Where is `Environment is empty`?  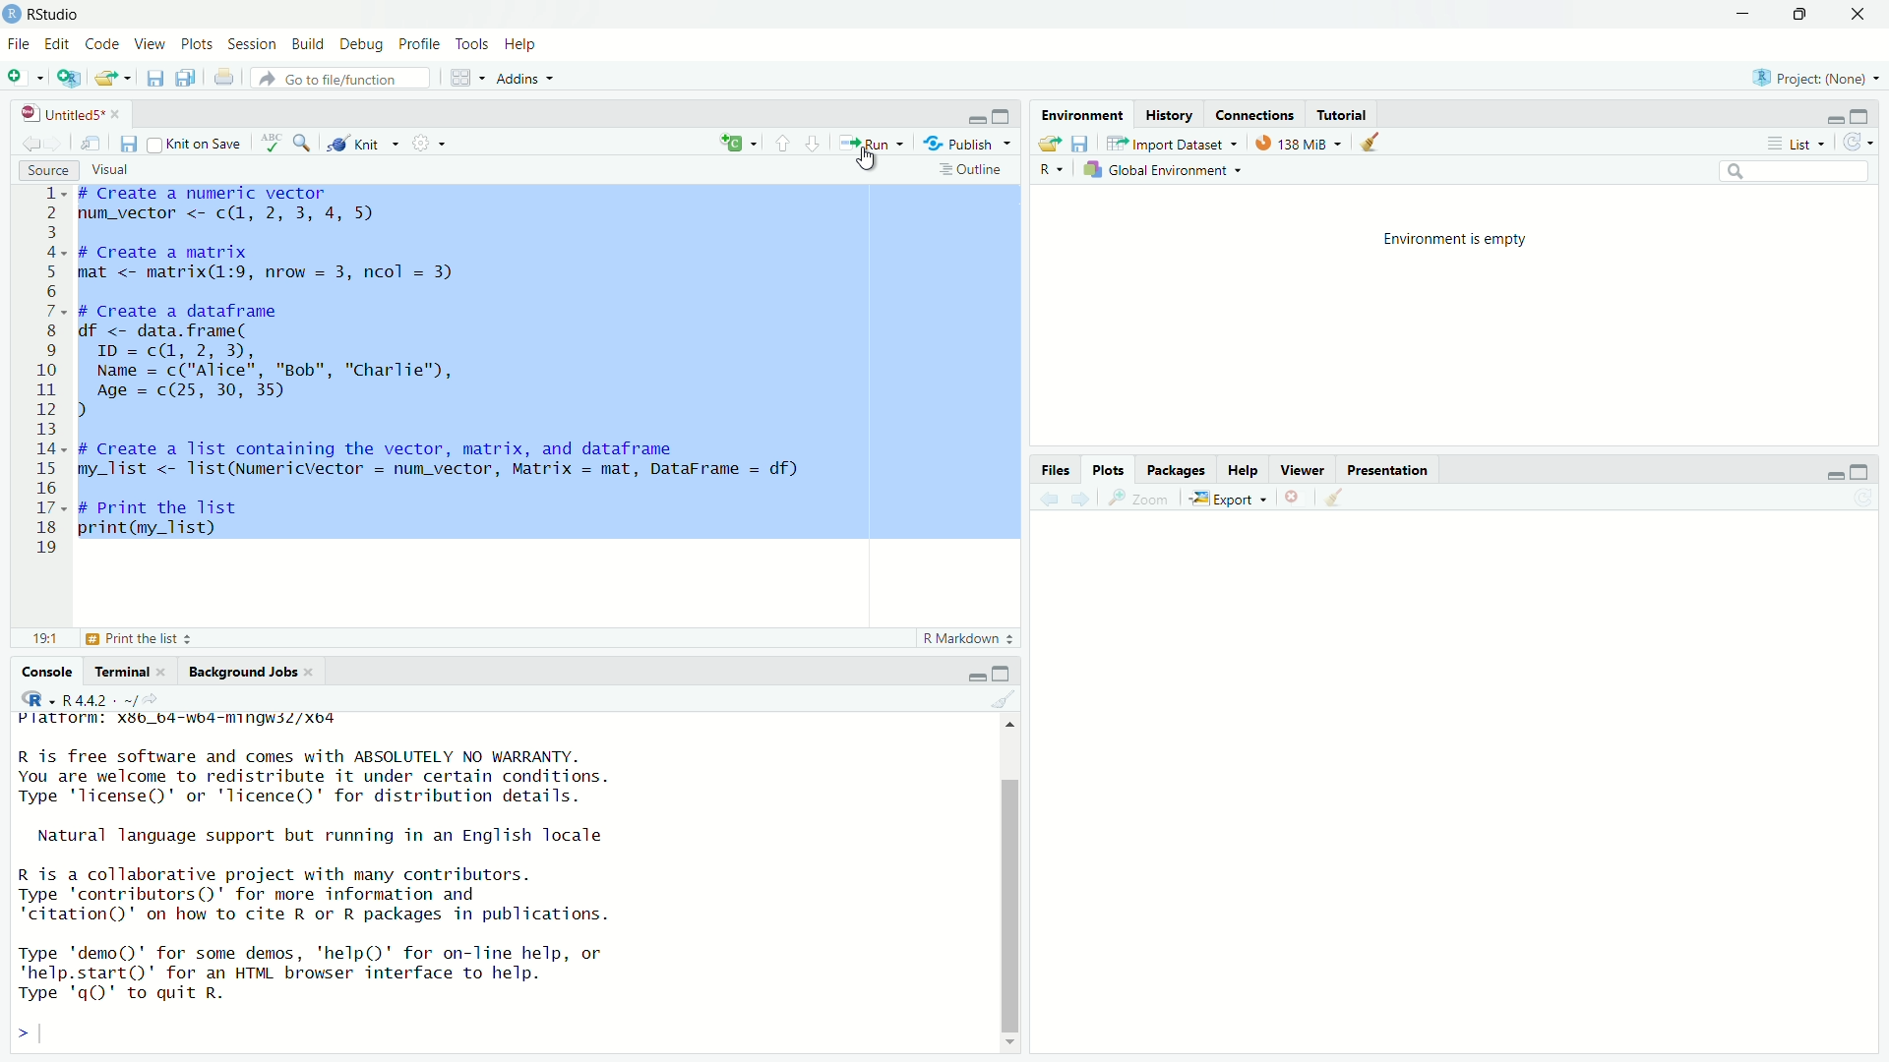 Environment is empty is located at coordinates (1470, 238).